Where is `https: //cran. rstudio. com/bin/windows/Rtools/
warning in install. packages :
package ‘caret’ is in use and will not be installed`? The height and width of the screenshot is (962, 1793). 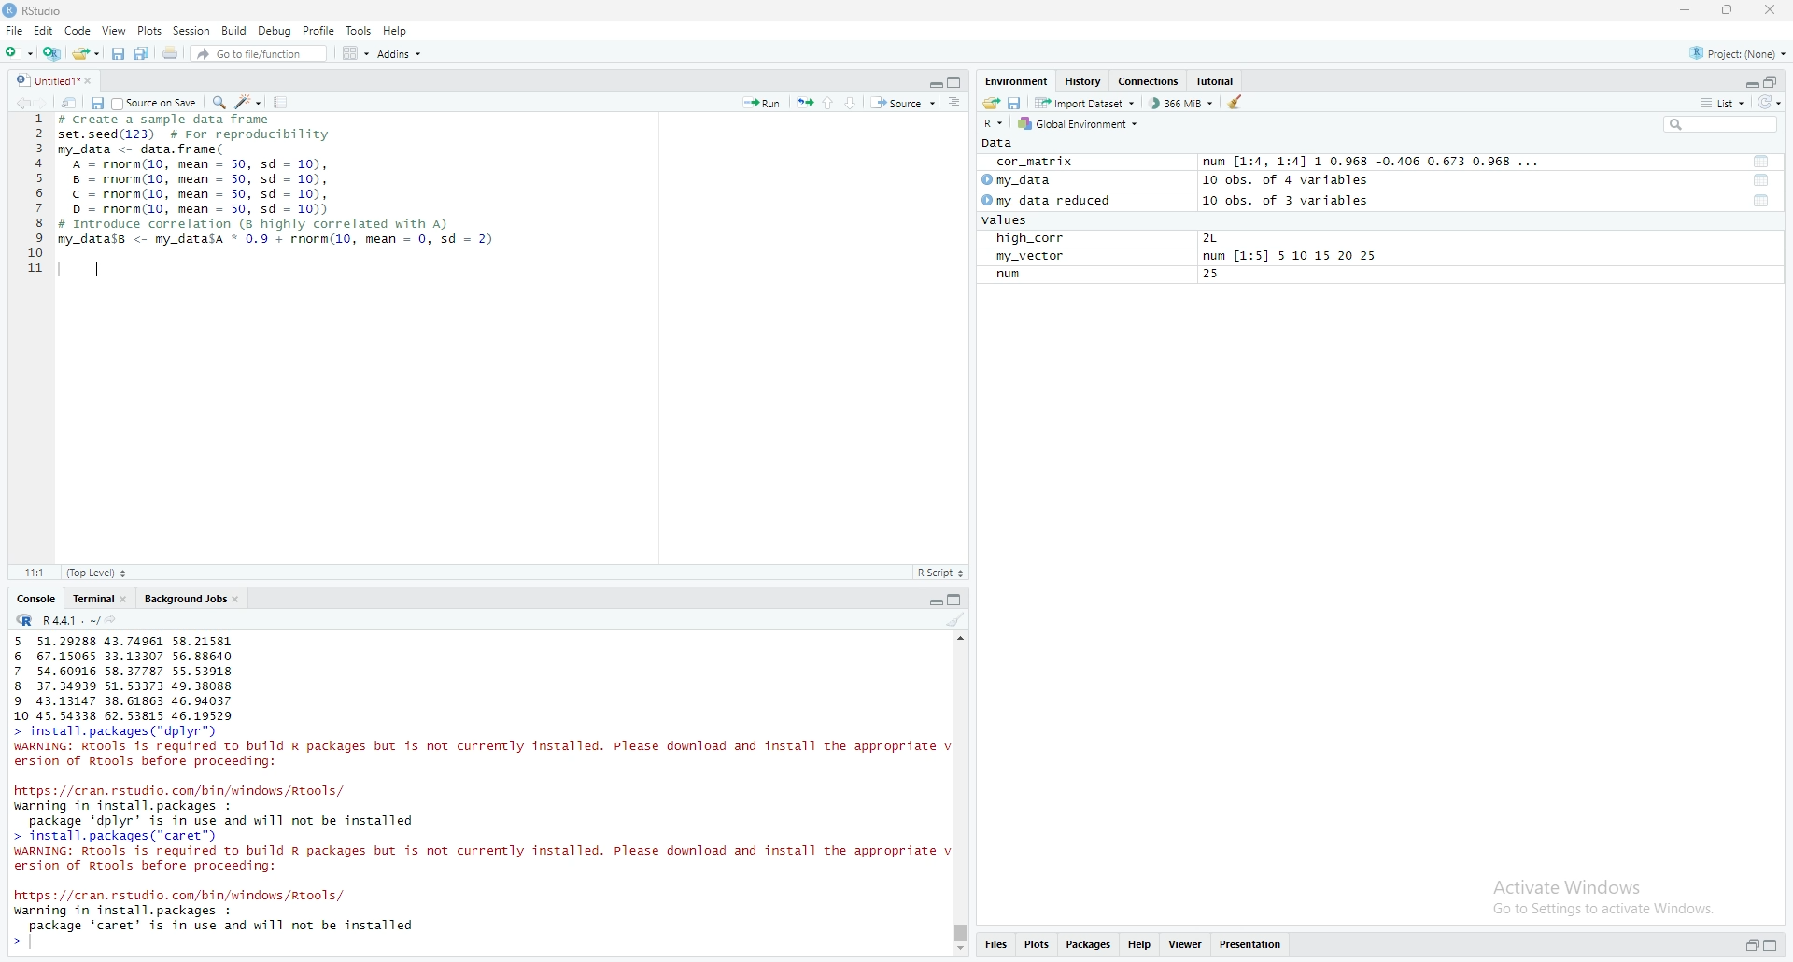 https: //cran. rstudio. com/bin/windows/Rtools/
warning in install. packages :
package ‘caret’ is in use and will not be installed is located at coordinates (218, 919).